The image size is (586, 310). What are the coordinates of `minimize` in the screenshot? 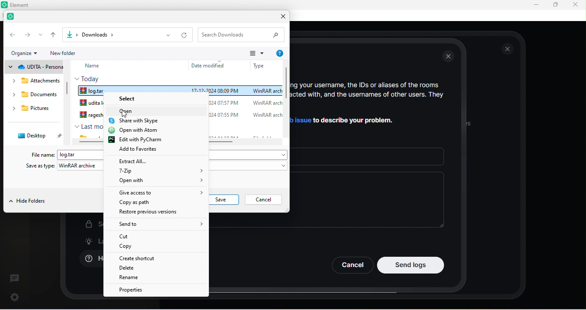 It's located at (535, 5).